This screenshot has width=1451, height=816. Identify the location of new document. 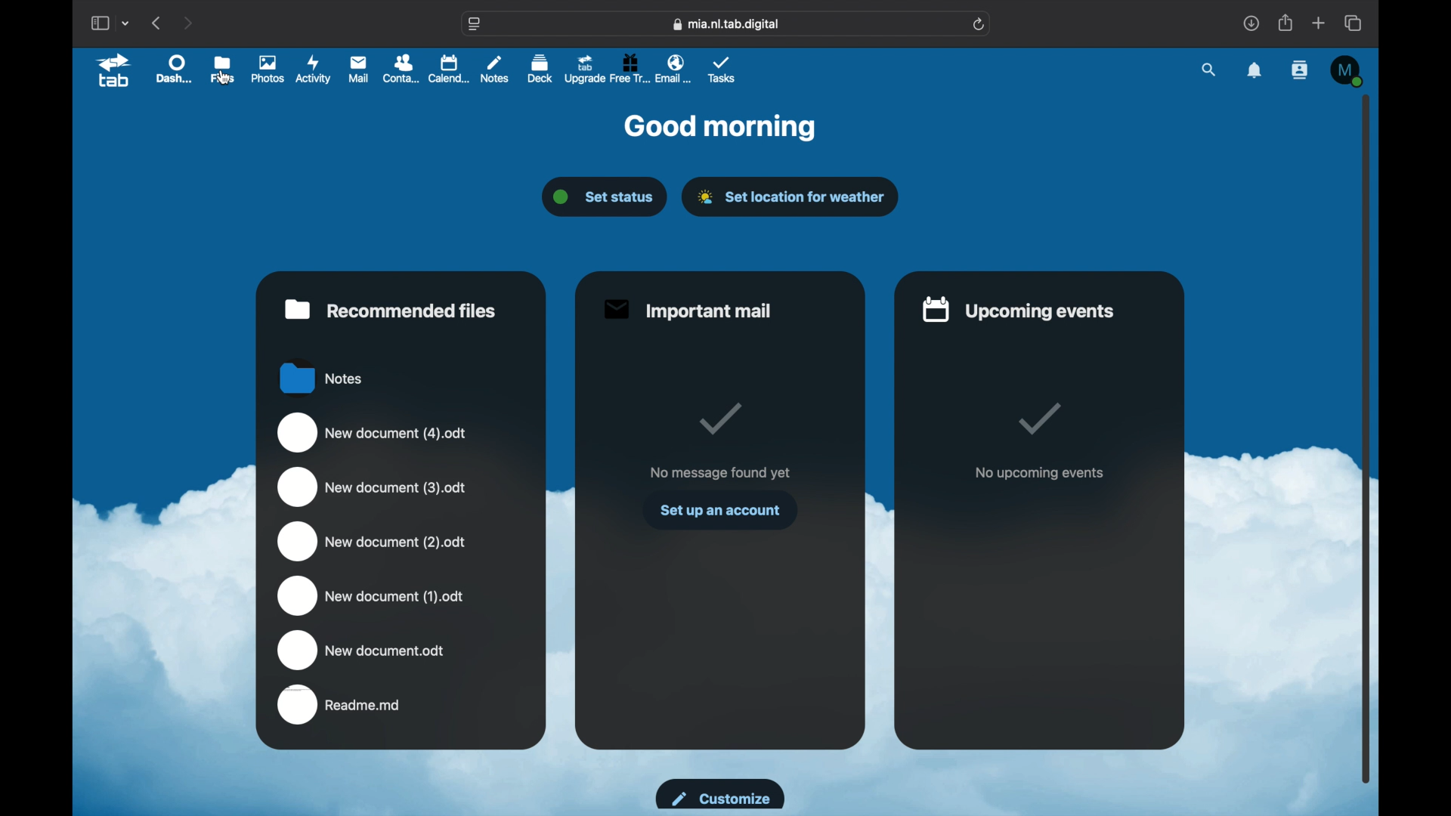
(372, 542).